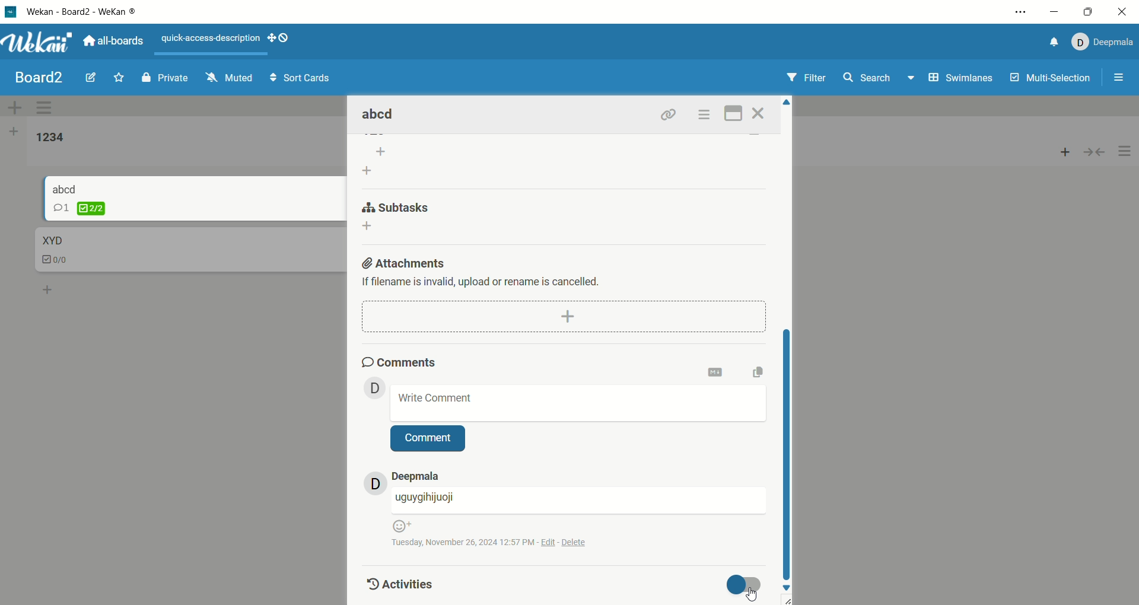 This screenshot has width=1139, height=605. Describe the element at coordinates (787, 104) in the screenshot. I see `Up` at that location.